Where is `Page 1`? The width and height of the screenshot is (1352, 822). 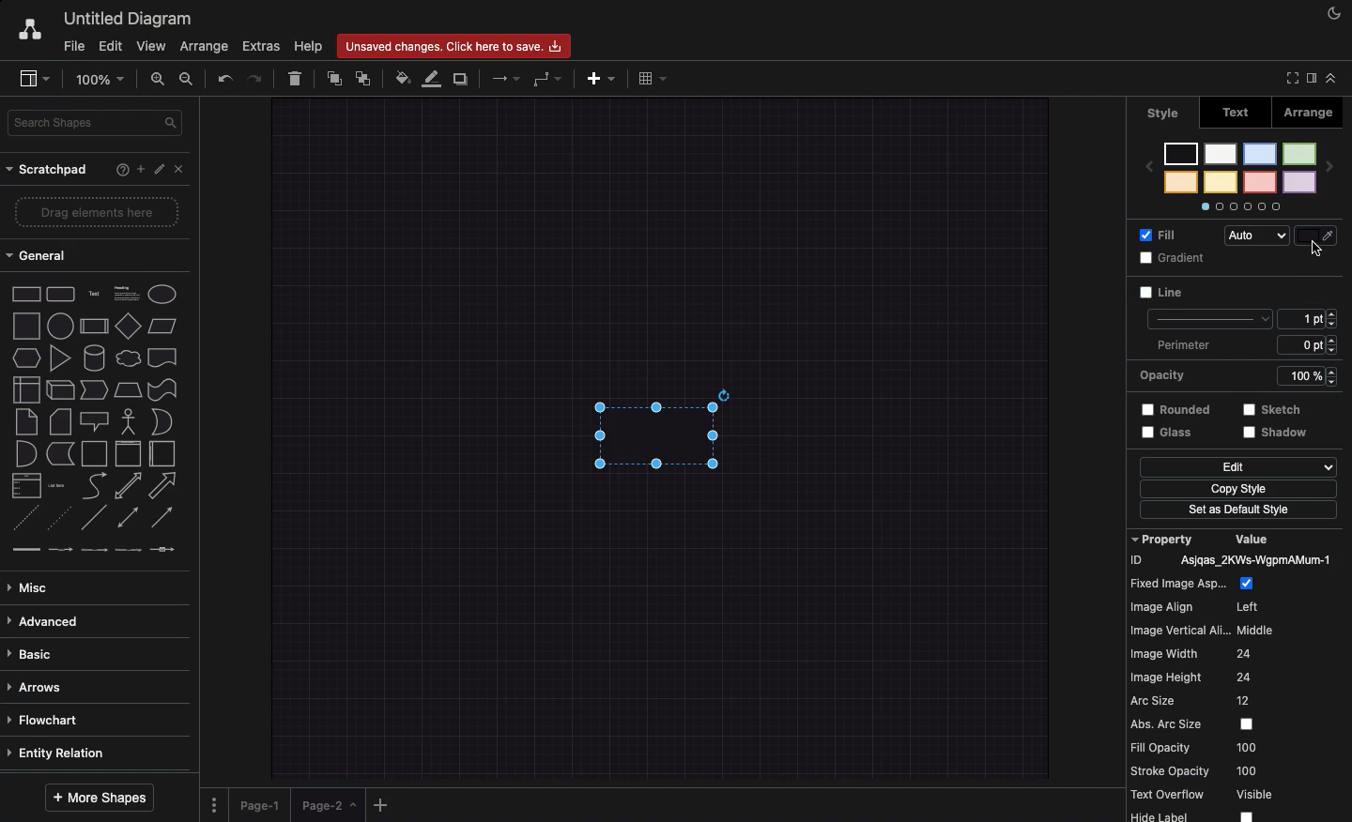 Page 1 is located at coordinates (263, 801).